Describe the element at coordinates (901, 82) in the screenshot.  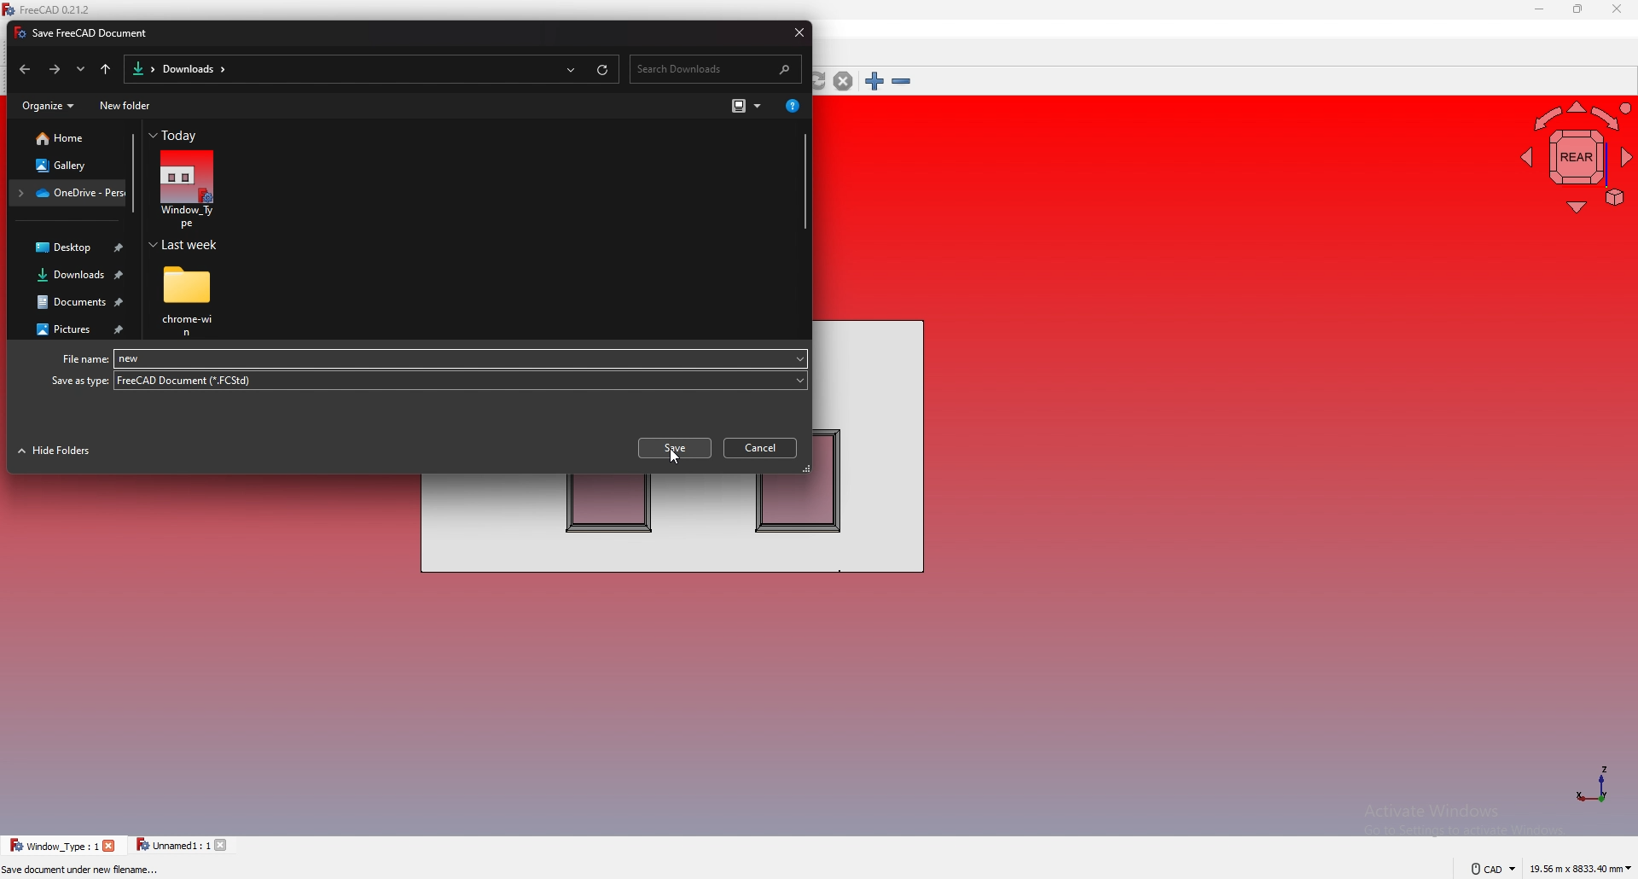
I see `zoom out` at that location.